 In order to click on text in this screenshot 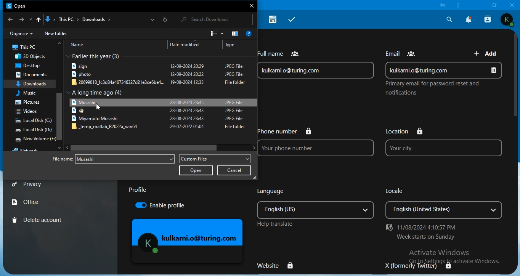, I will do `click(152, 45)`.